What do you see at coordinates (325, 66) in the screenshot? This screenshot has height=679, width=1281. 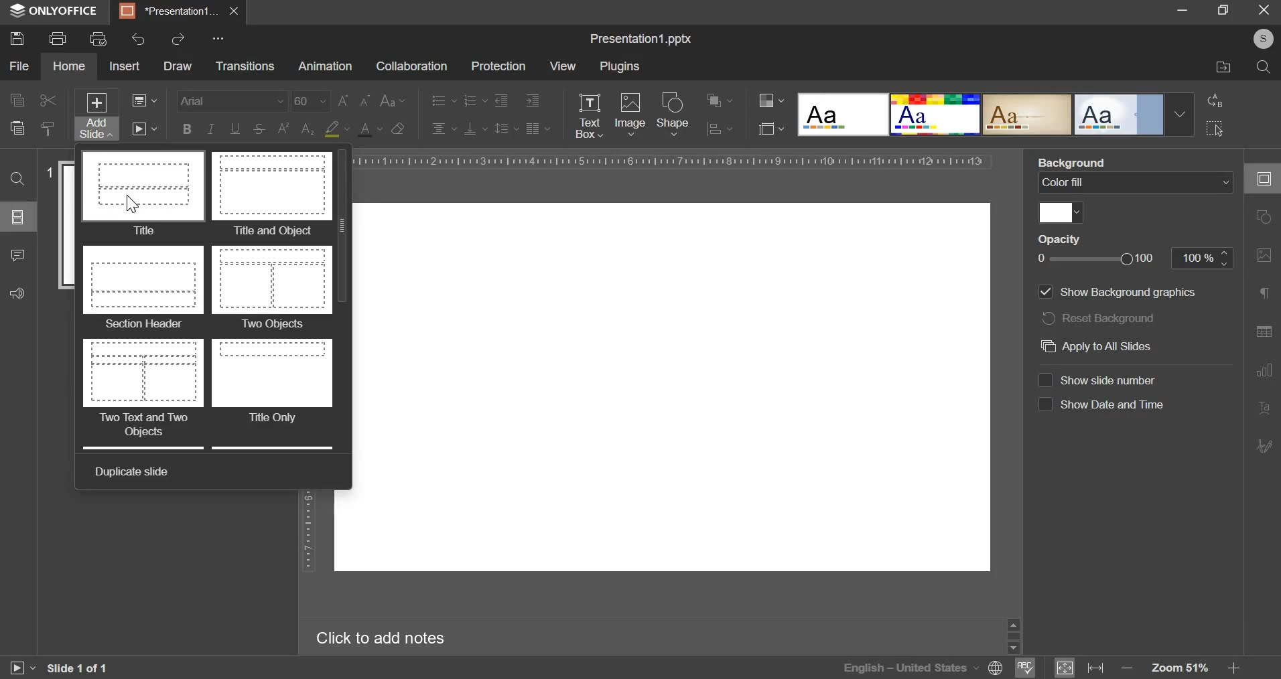 I see `animation` at bounding box center [325, 66].